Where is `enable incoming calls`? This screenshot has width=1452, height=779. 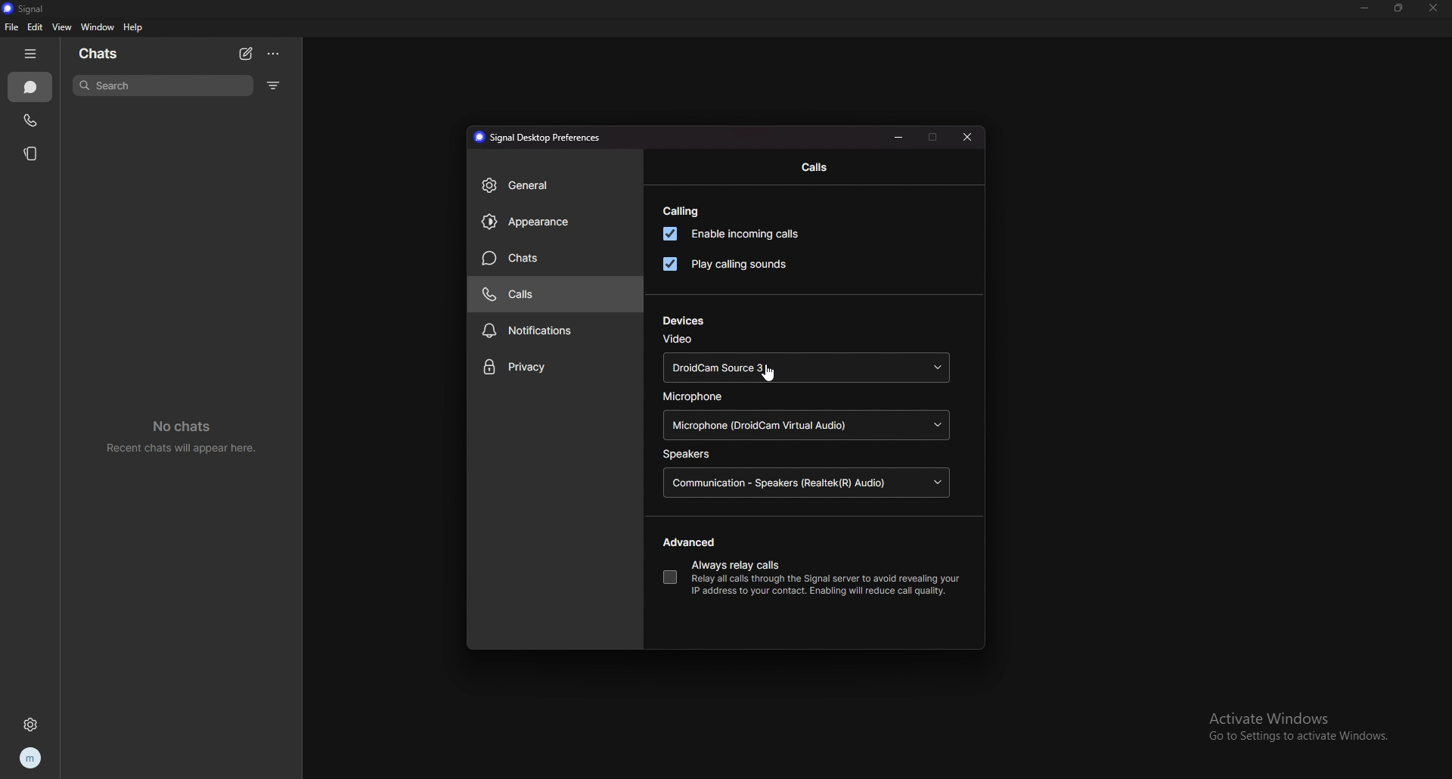 enable incoming calls is located at coordinates (736, 234).